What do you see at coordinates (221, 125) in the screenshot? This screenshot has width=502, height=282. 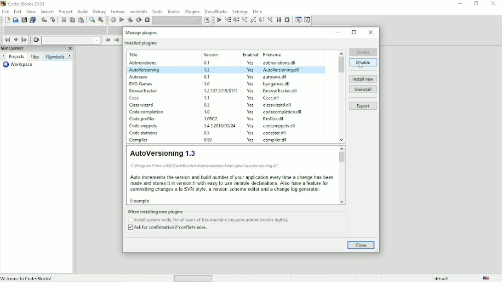 I see `1.4.3 2018/03/24` at bounding box center [221, 125].